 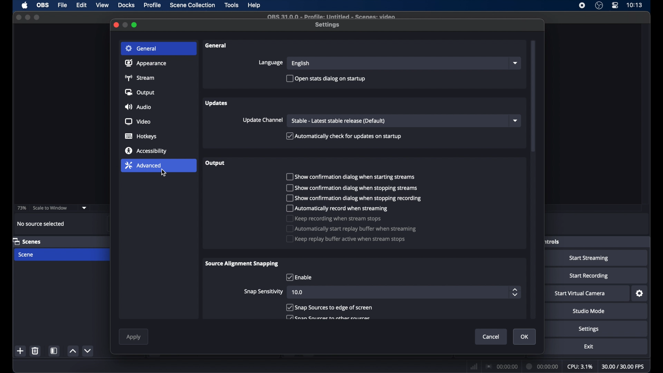 I want to click on video, so click(x=138, y=122).